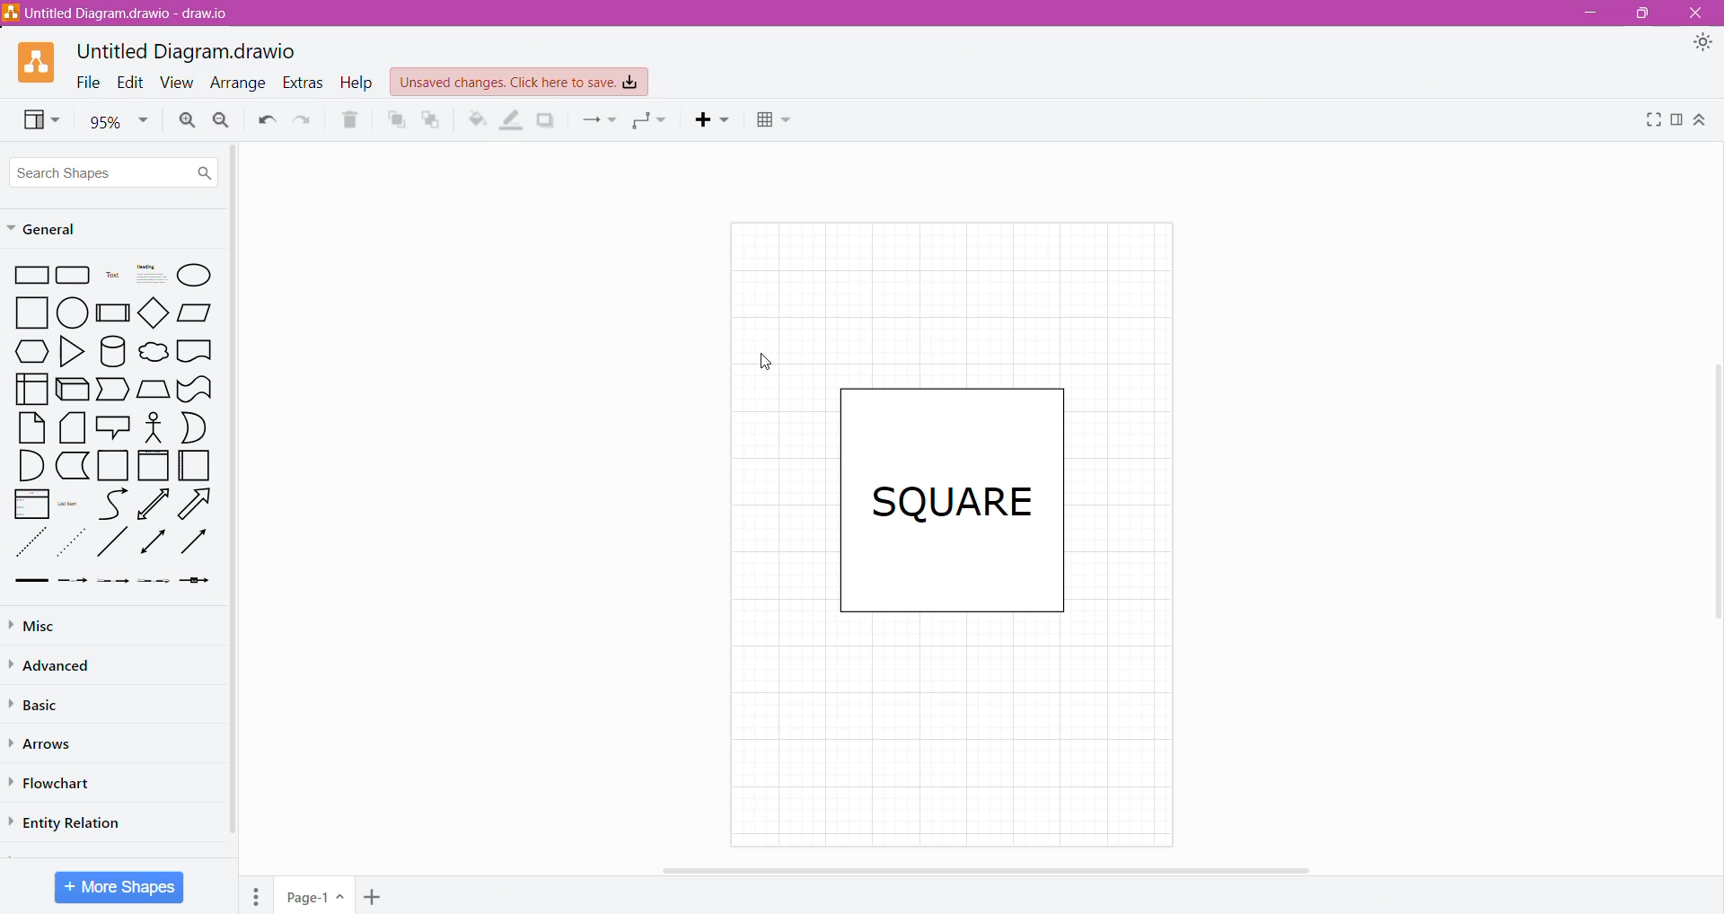 The image size is (1724, 914). Describe the element at coordinates (38, 63) in the screenshot. I see `Application Logo` at that location.